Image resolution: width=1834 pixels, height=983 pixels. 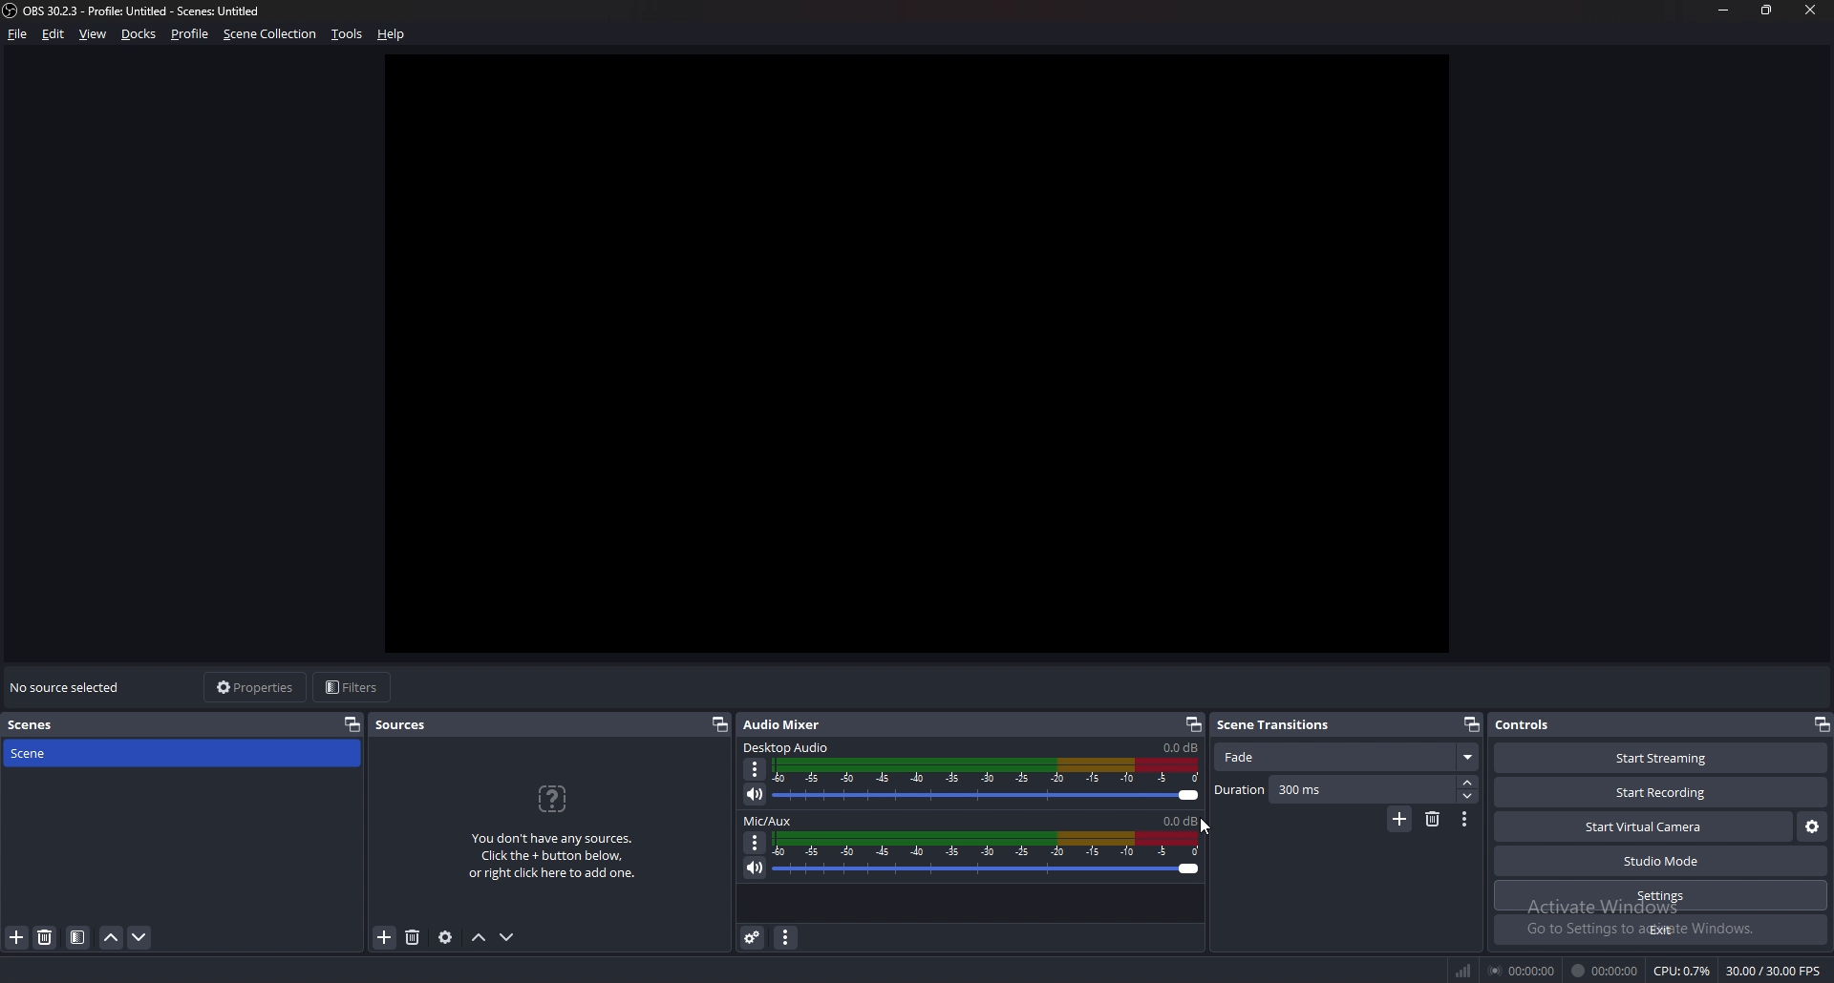 I want to click on mute, so click(x=757, y=794).